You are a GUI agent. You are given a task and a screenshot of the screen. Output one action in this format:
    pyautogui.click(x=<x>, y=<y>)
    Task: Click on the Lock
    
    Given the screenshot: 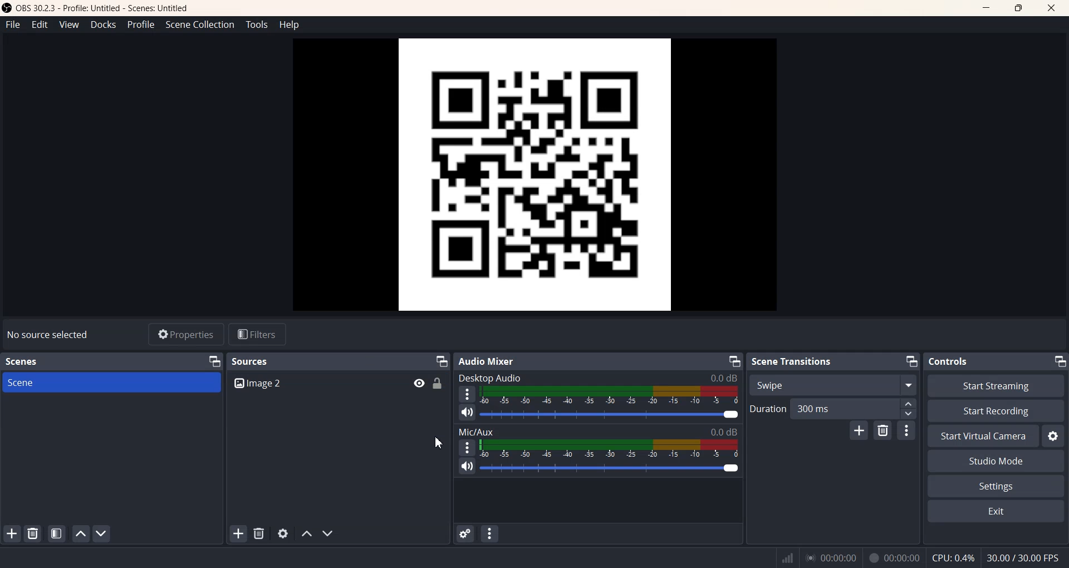 What is the action you would take?
    pyautogui.click(x=438, y=383)
    